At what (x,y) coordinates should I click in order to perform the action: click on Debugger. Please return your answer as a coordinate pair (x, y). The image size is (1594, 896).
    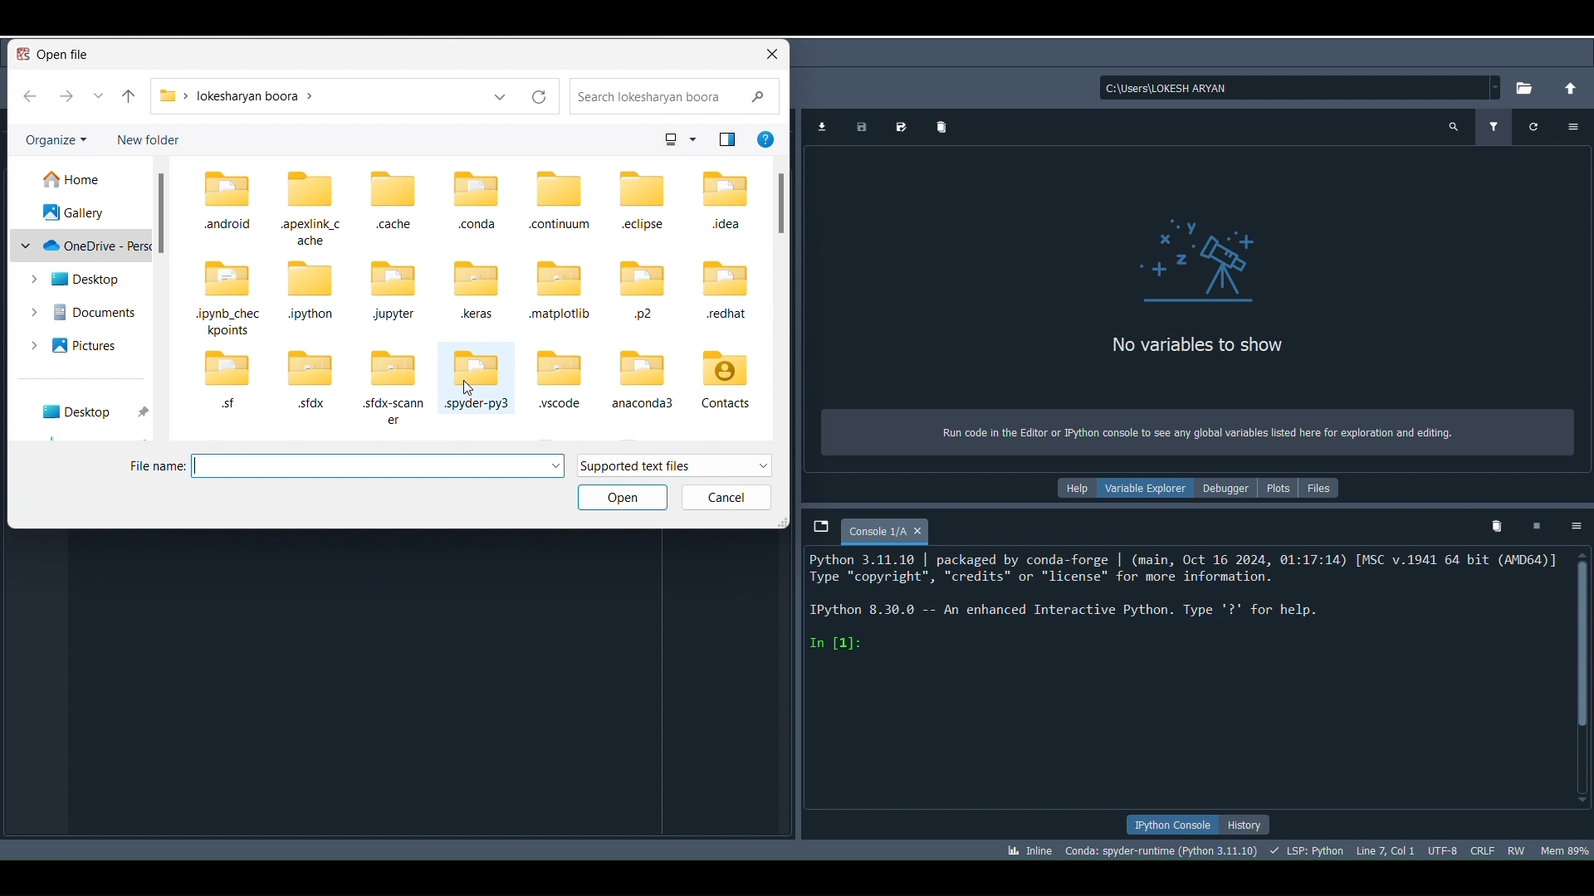
    Looking at the image, I should click on (1225, 489).